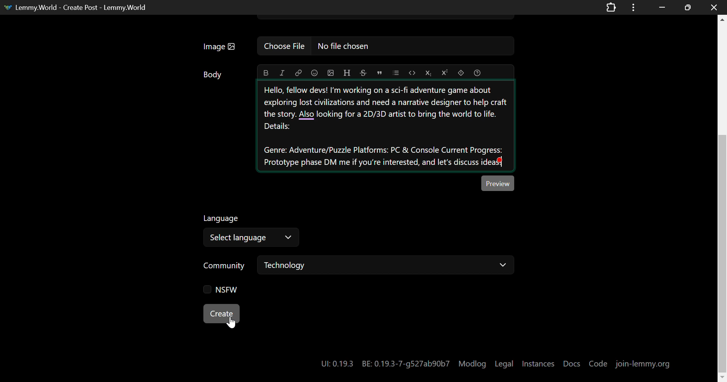  What do you see at coordinates (330, 72) in the screenshot?
I see `upload image` at bounding box center [330, 72].